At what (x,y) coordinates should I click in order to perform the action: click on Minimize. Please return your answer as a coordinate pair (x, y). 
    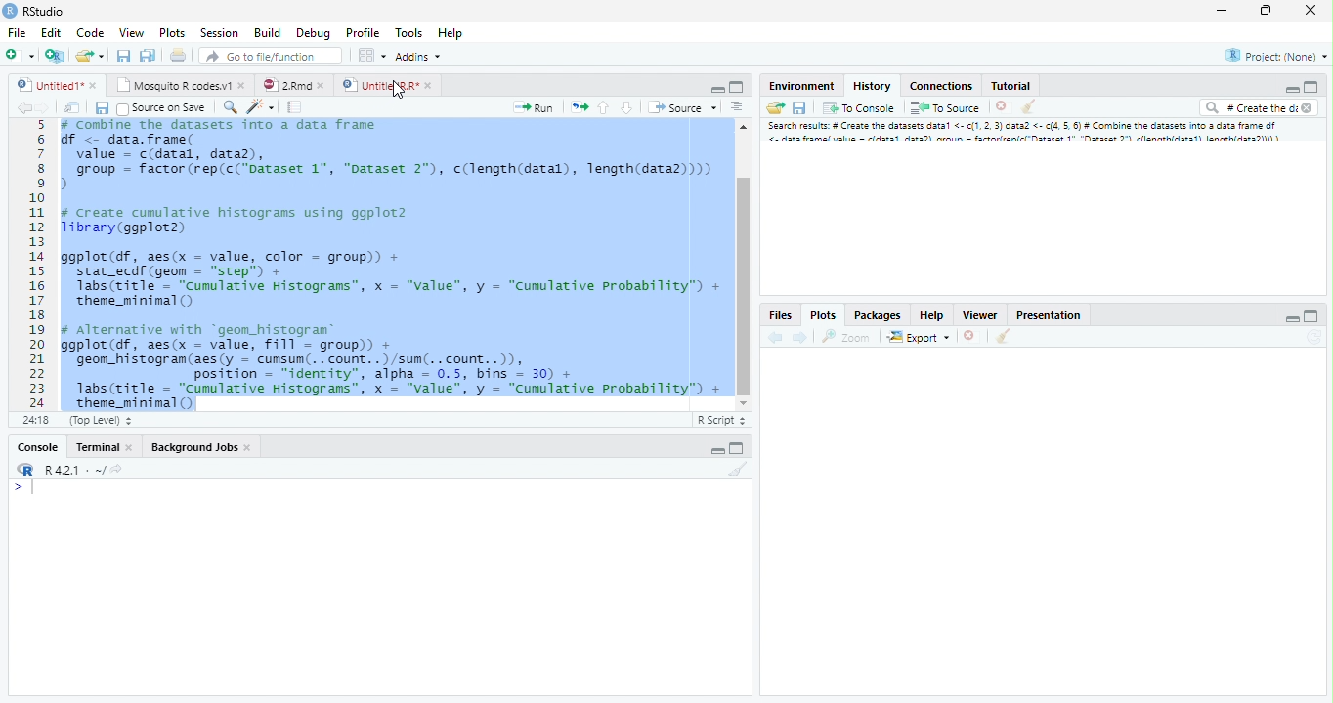
    Looking at the image, I should click on (1289, 317).